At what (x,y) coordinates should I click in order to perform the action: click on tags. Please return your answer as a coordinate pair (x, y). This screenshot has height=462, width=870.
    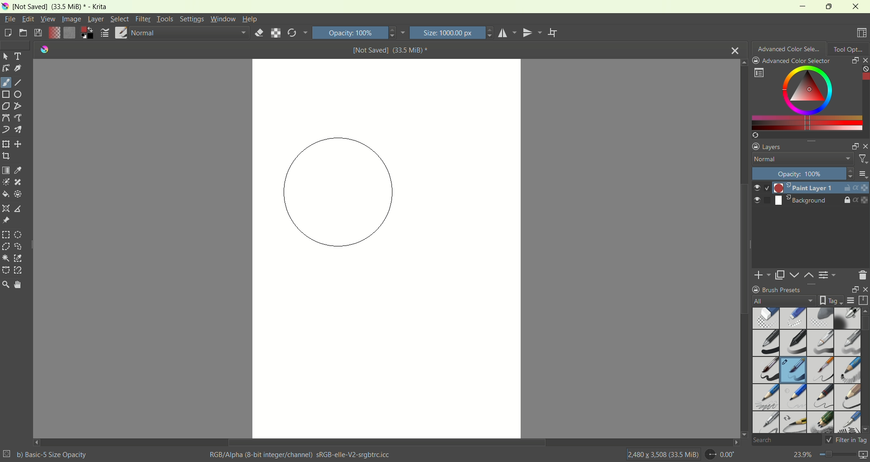
    Looking at the image, I should click on (829, 300).